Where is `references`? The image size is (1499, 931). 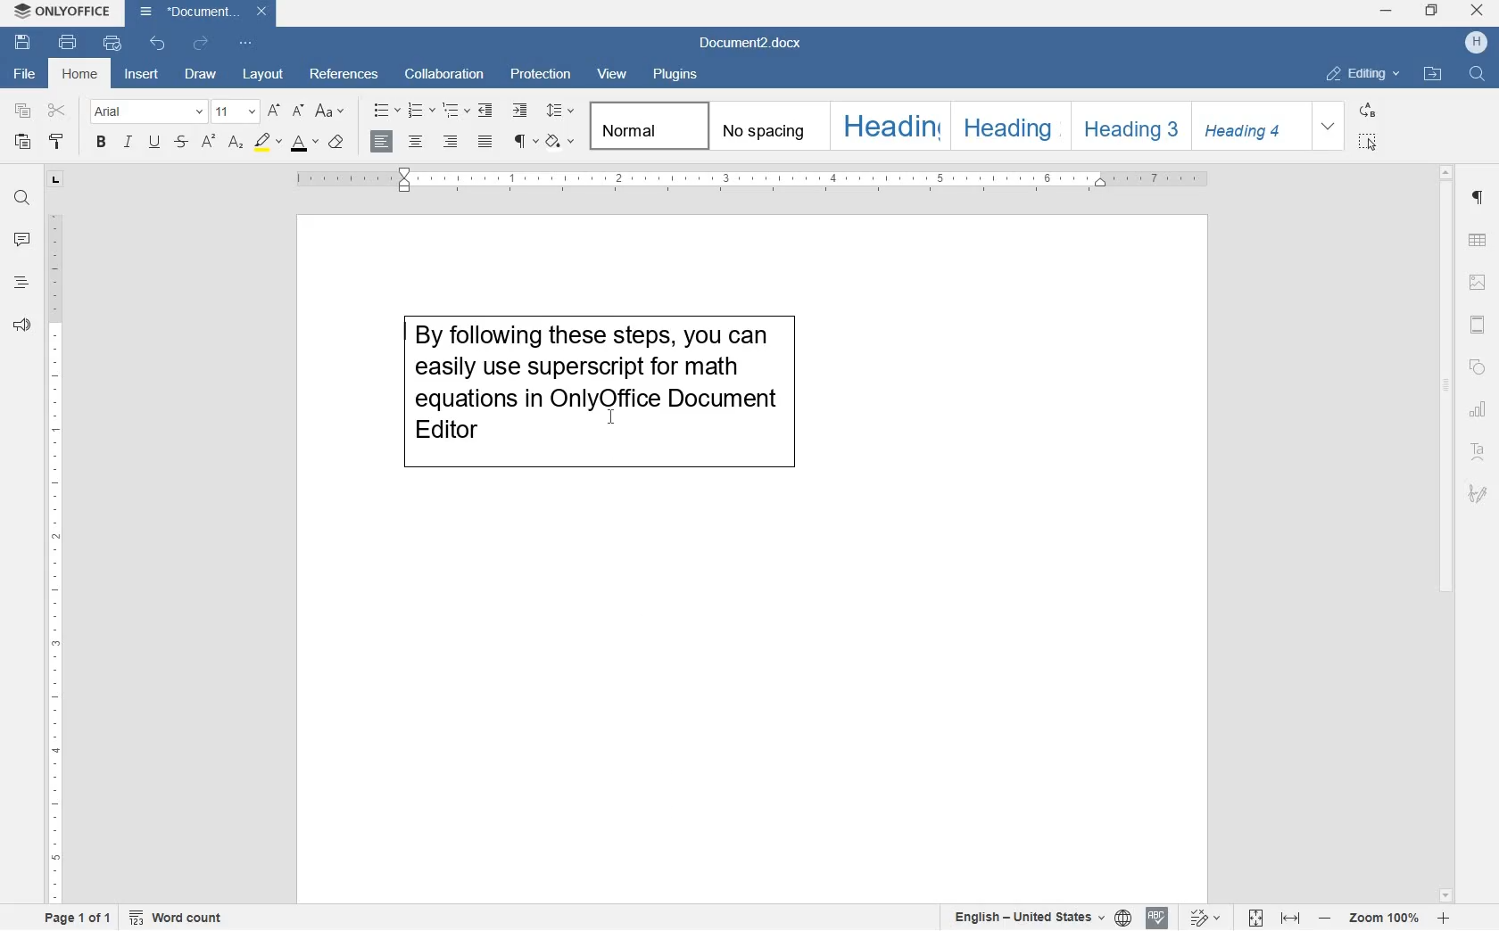 references is located at coordinates (344, 77).